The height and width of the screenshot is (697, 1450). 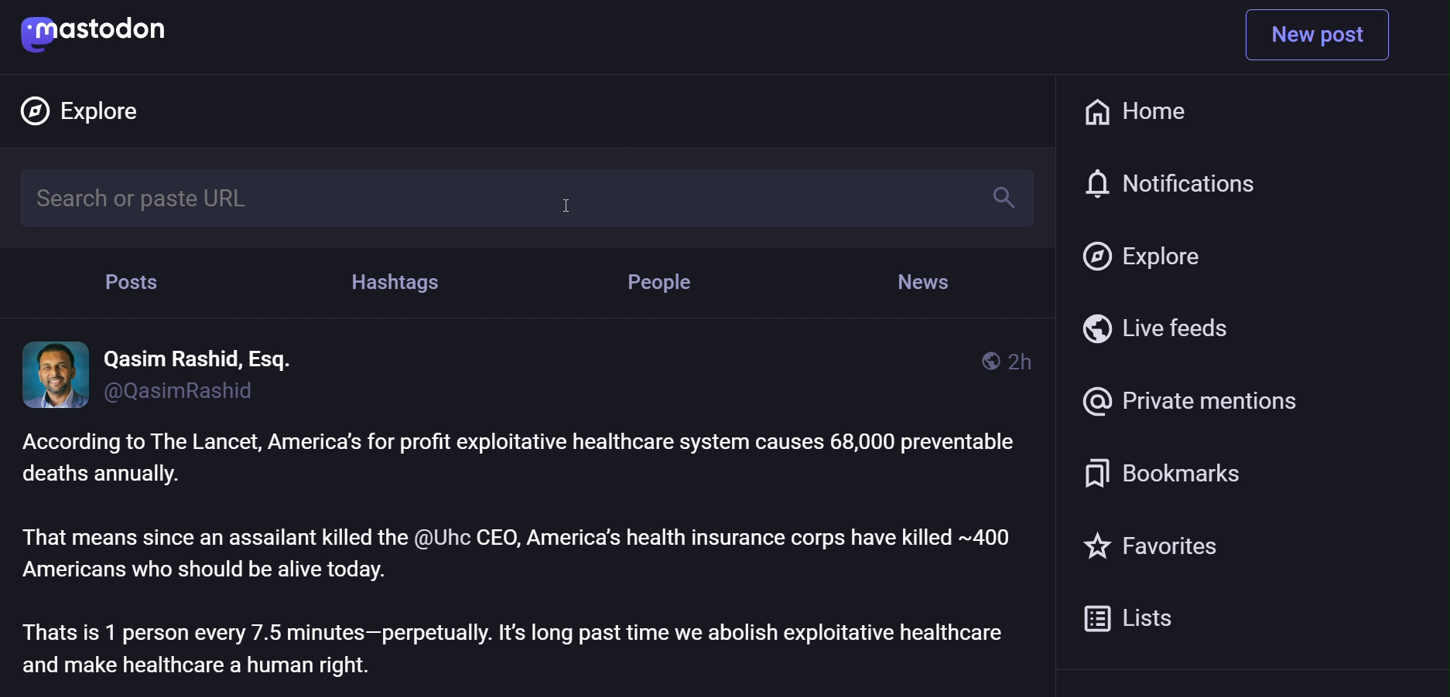 I want to click on mastodon, so click(x=101, y=30).